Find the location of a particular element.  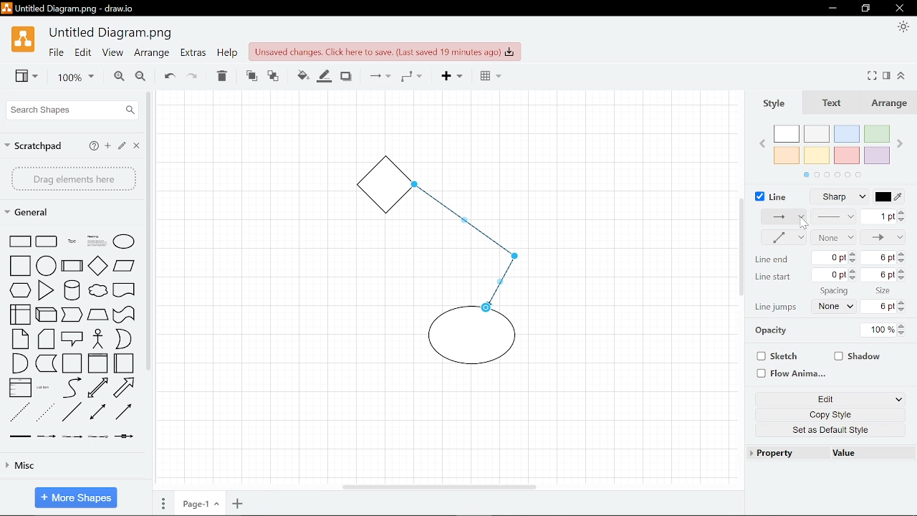

Shadow is located at coordinates (858, 355).